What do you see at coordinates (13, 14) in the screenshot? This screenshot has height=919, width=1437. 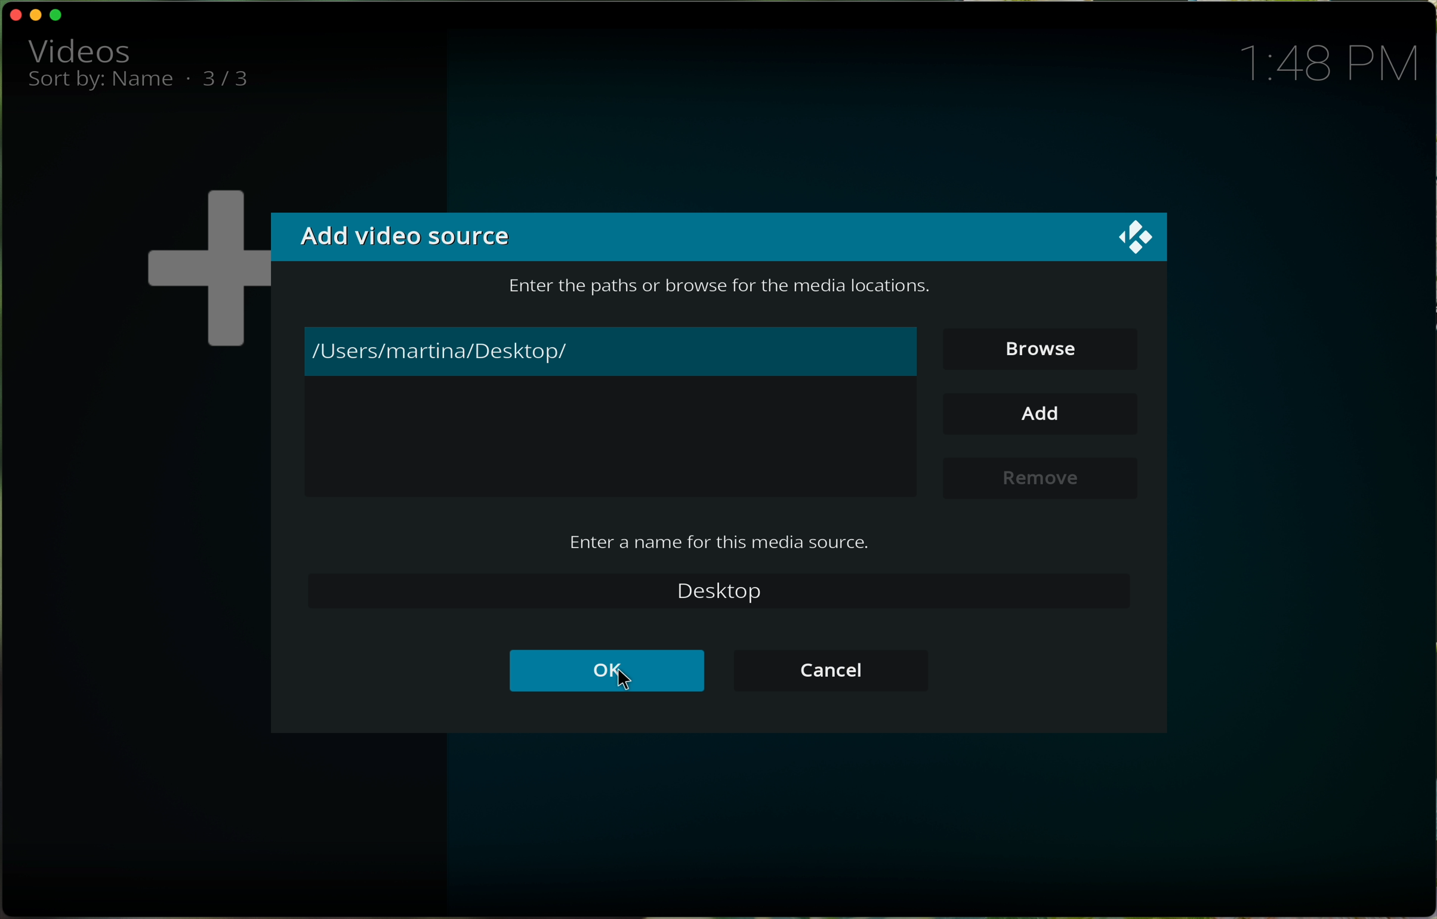 I see `close` at bounding box center [13, 14].